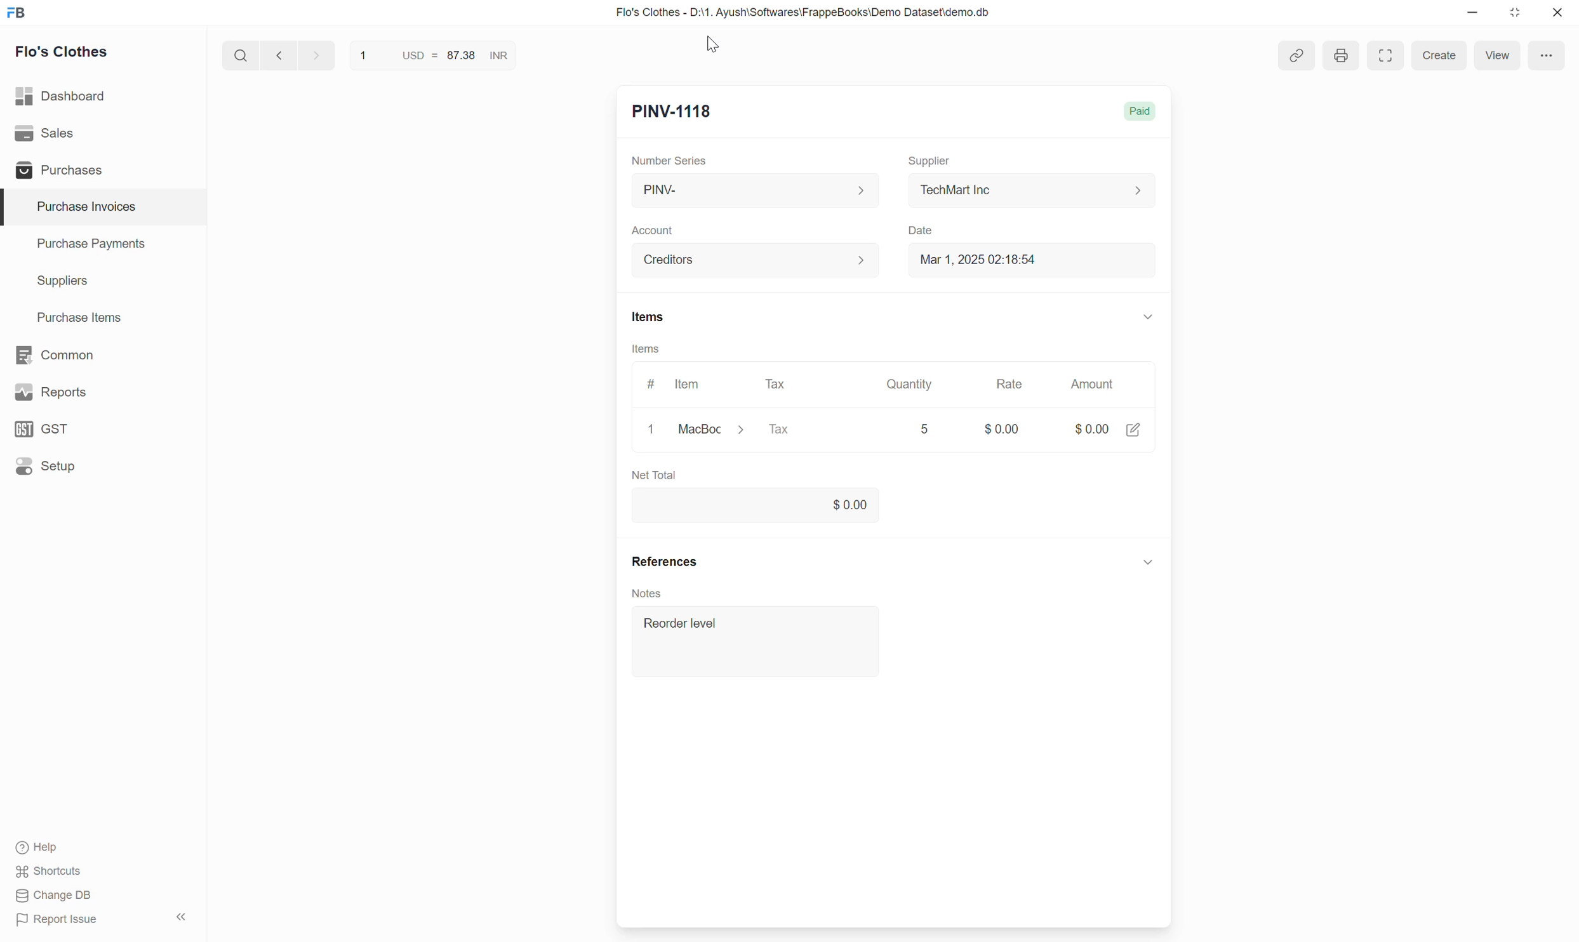 This screenshot has width=1579, height=942. I want to click on MacBook, so click(717, 430).